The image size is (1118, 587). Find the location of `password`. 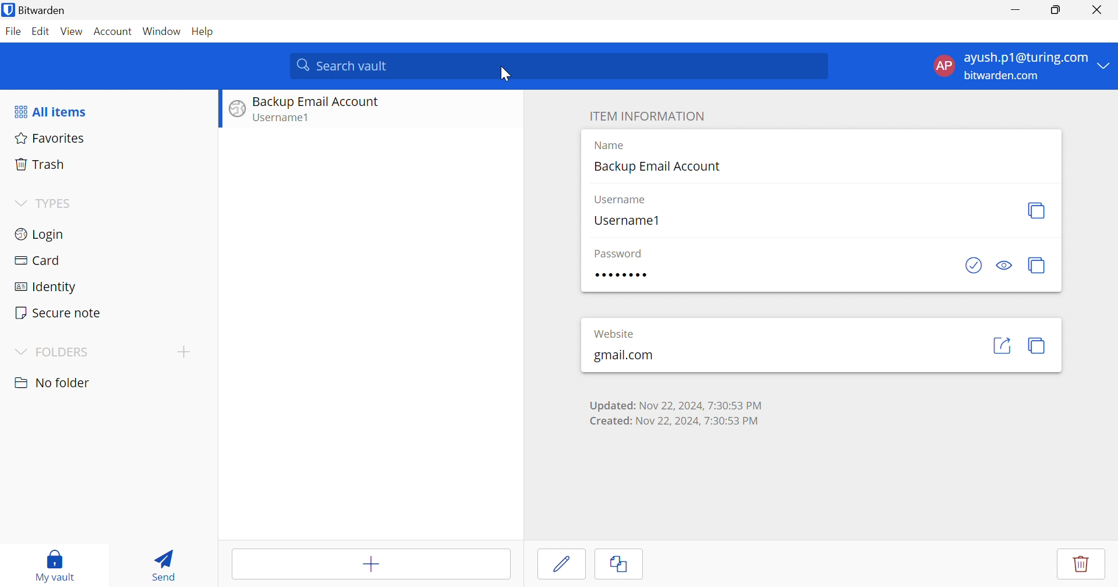

password is located at coordinates (635, 254).